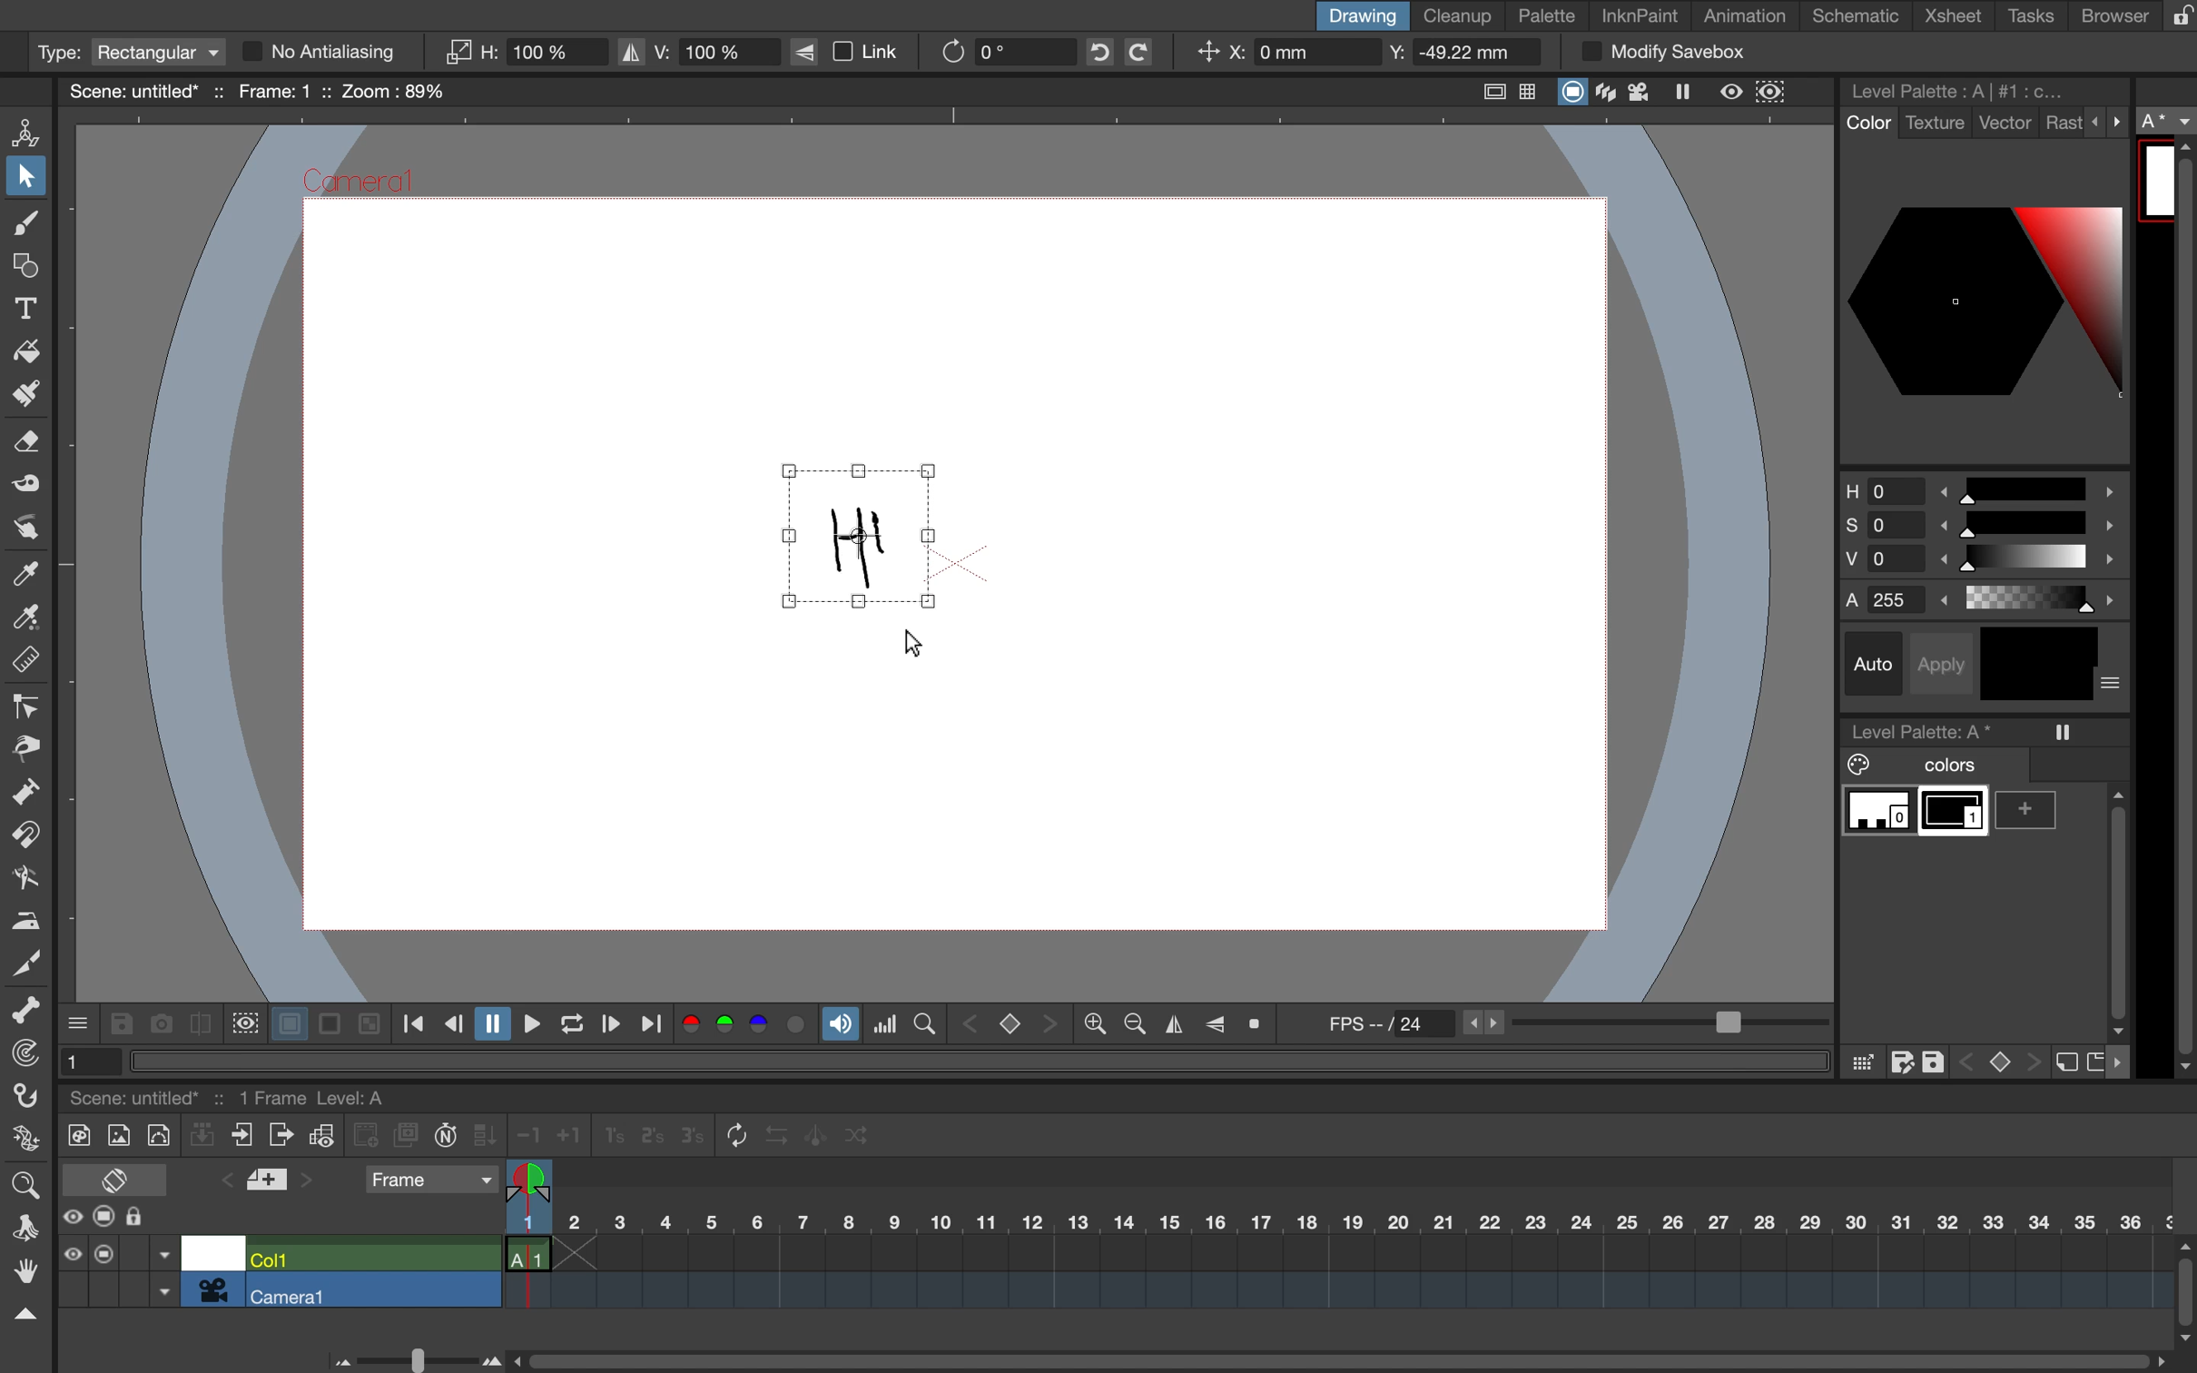  What do you see at coordinates (200, 1028) in the screenshot?
I see `compare to snapshot` at bounding box center [200, 1028].